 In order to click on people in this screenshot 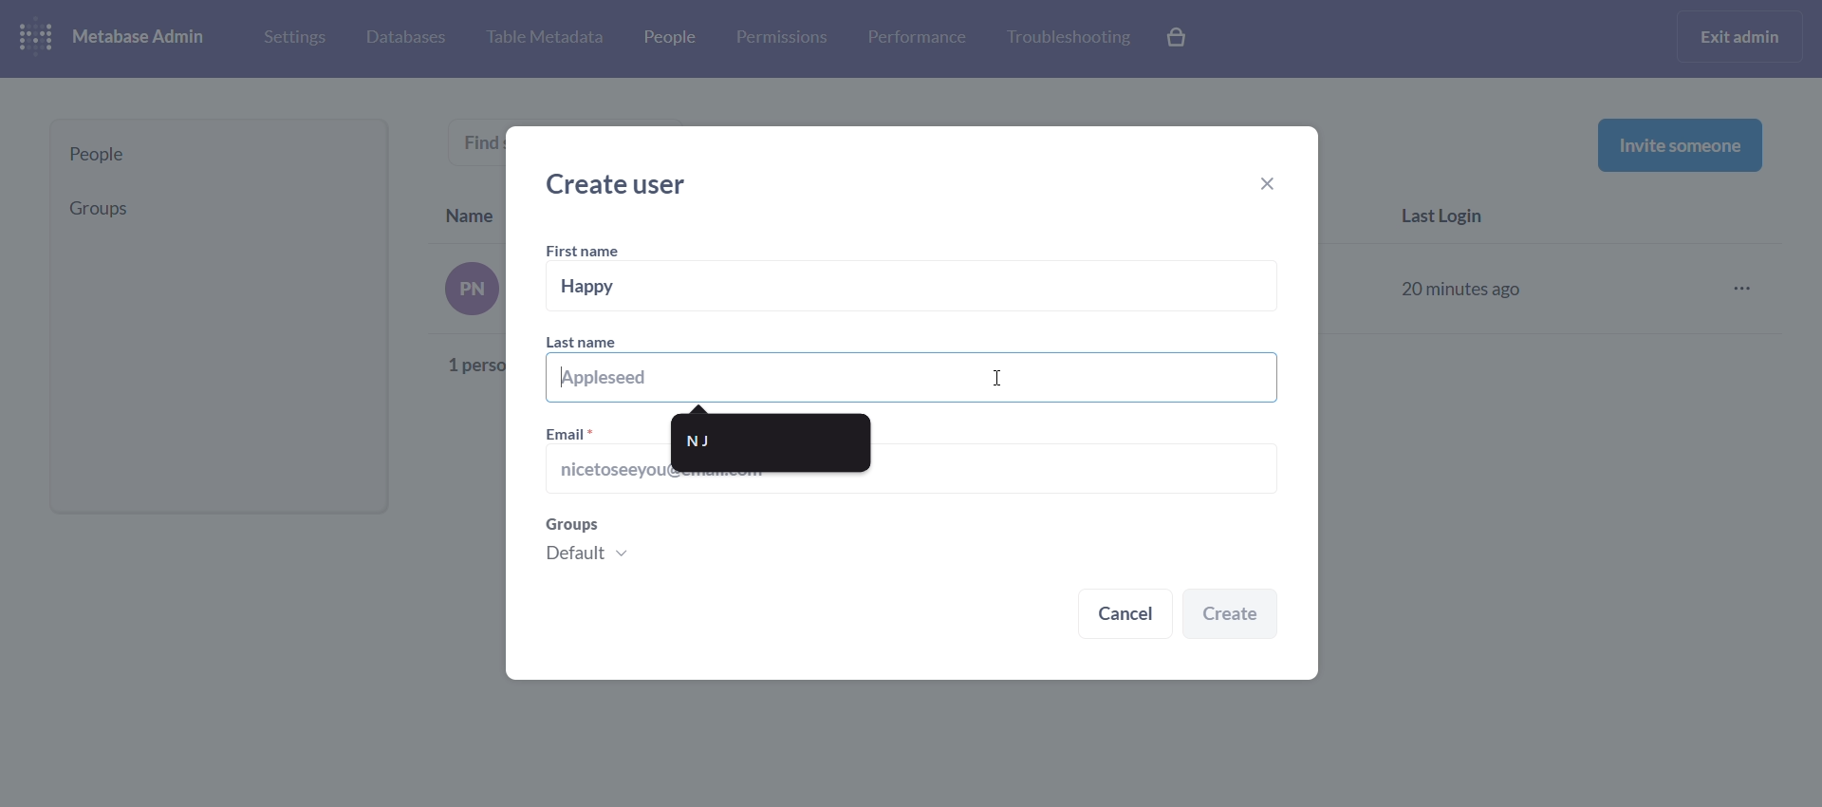, I will do `click(219, 155)`.